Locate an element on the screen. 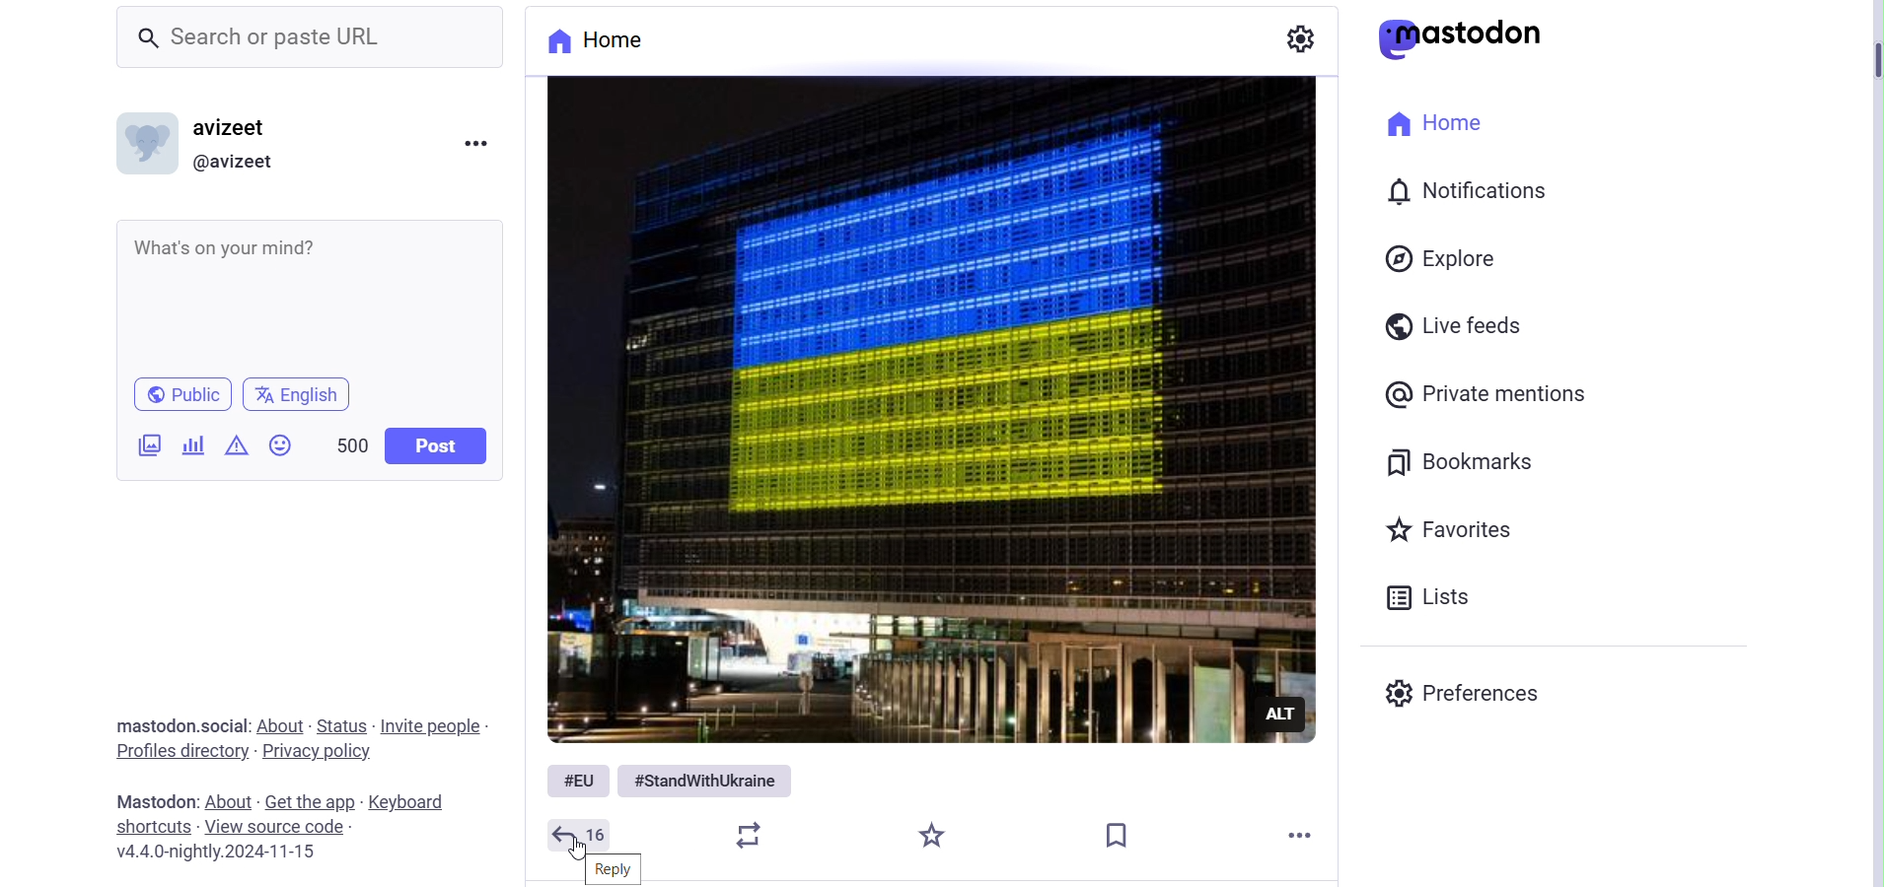 This screenshot has width=1884, height=887. Mastodon is located at coordinates (158, 801).